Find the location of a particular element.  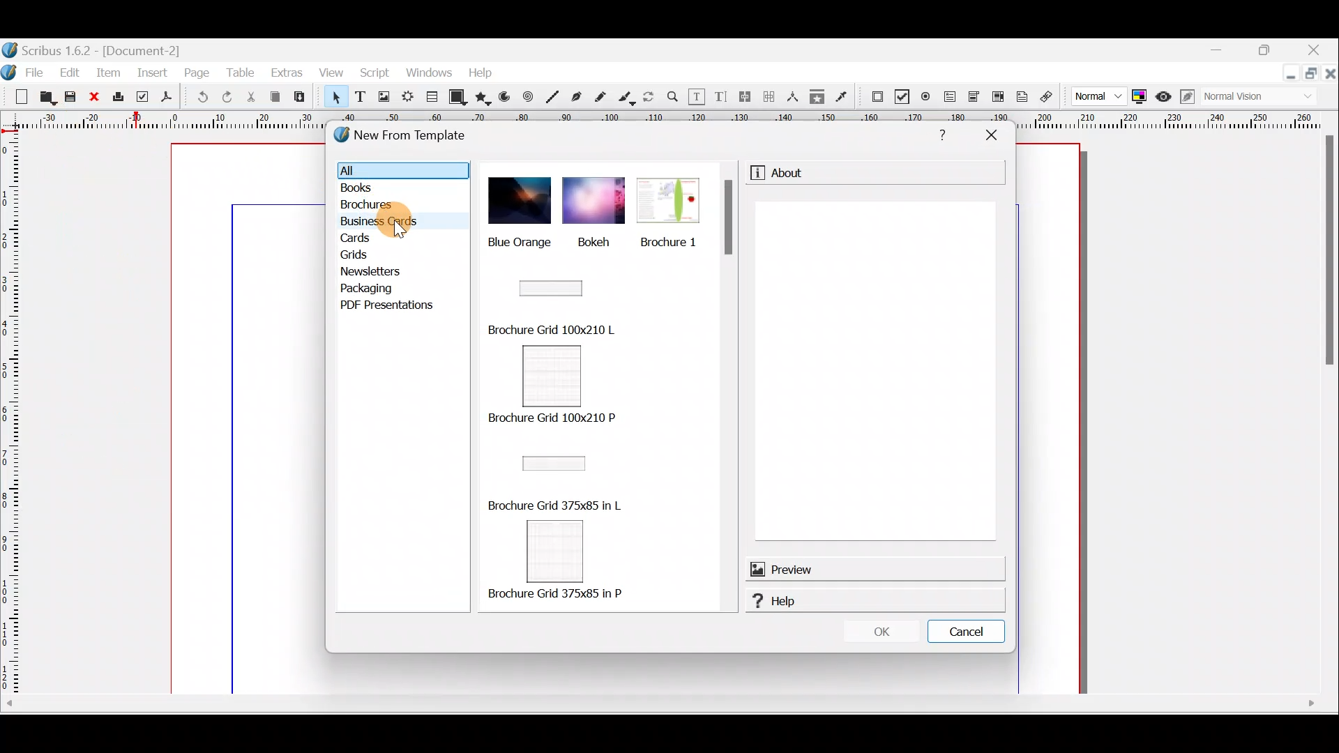

Save is located at coordinates (69, 97).